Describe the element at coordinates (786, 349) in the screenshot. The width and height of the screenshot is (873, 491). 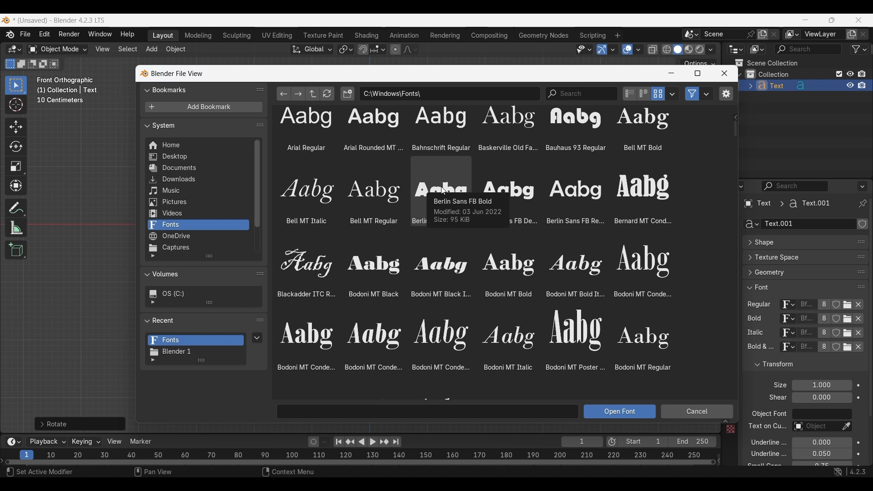
I see `Browse ID data` at that location.